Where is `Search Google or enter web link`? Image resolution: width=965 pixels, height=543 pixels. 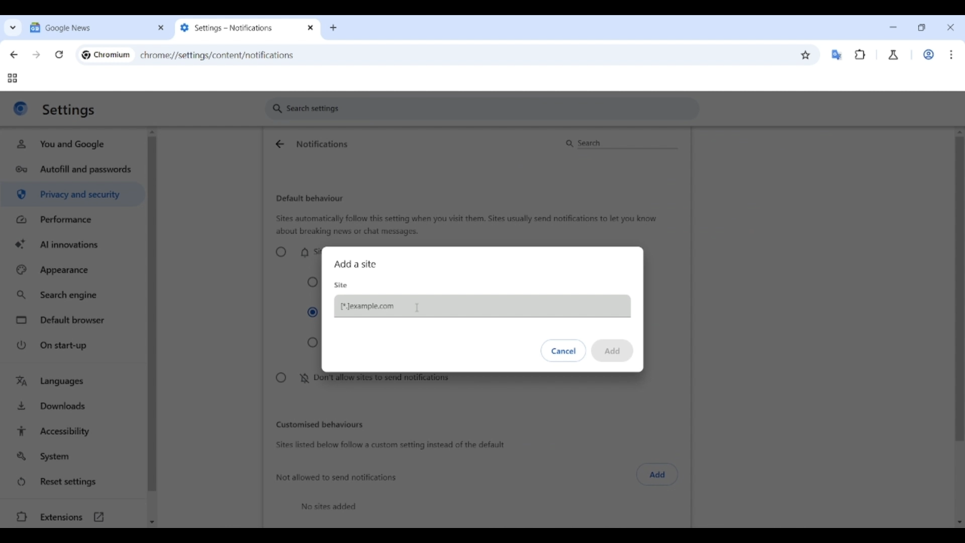 Search Google or enter web link is located at coordinates (540, 55).